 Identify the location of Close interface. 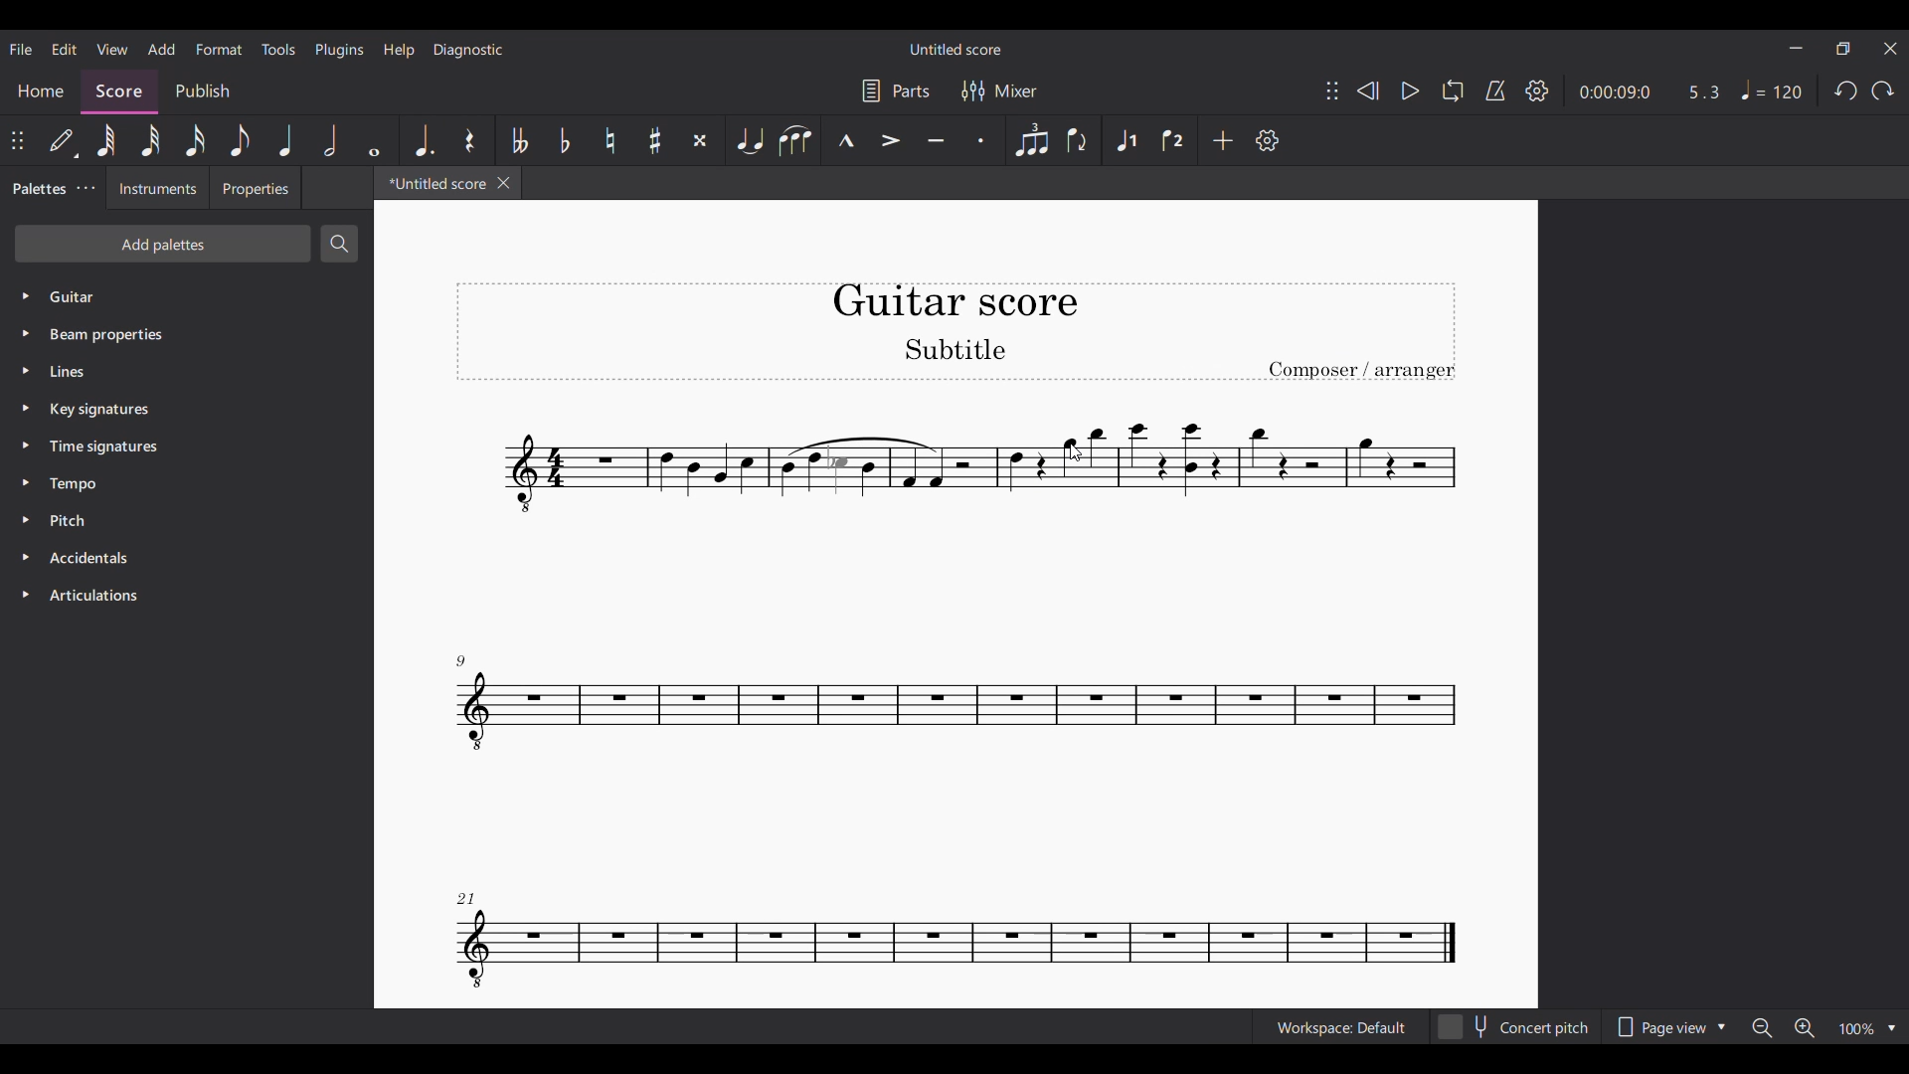
(1890, 49).